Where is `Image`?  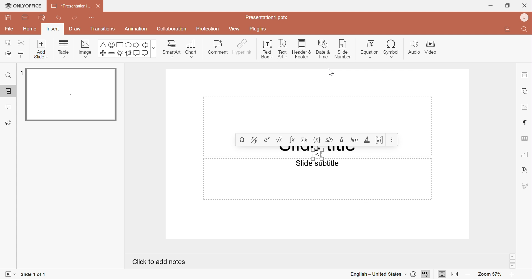
Image is located at coordinates (86, 47).